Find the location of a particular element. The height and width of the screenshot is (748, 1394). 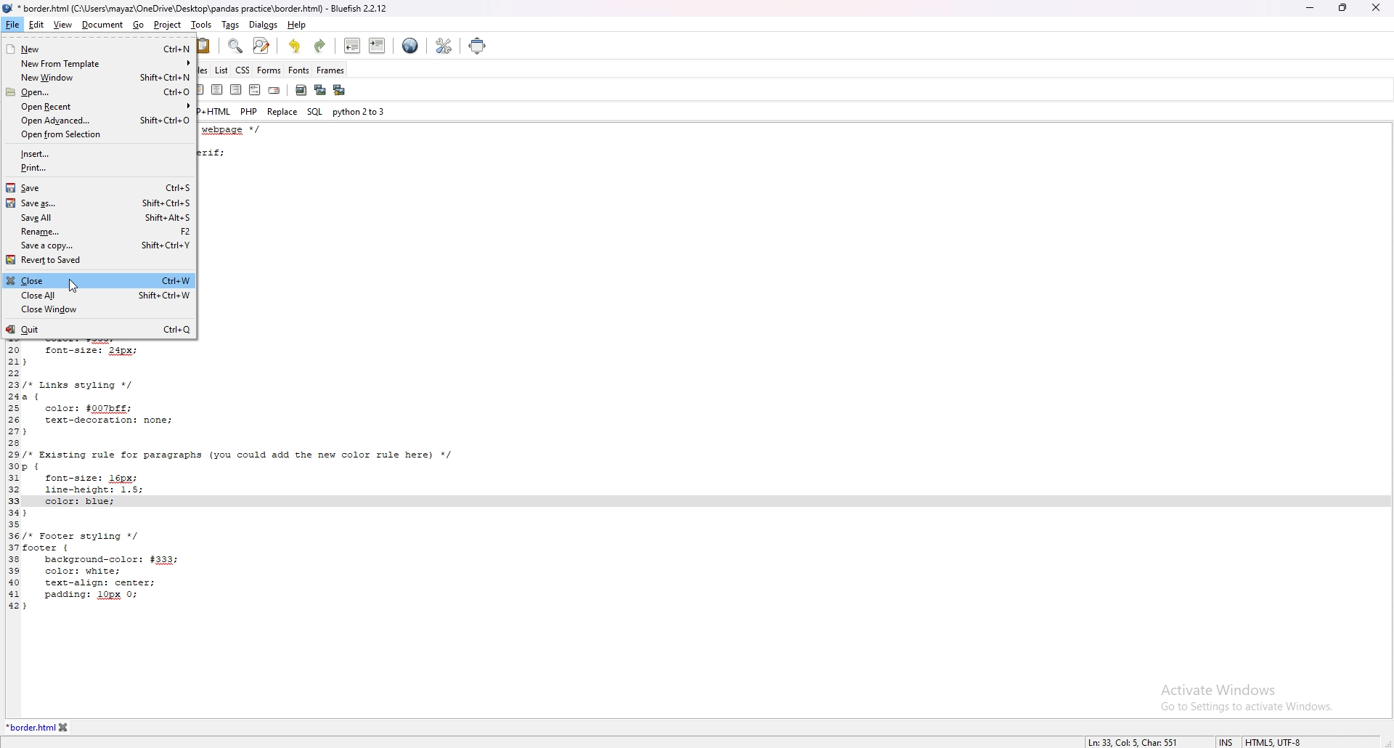

ctrl+w is located at coordinates (170, 280).